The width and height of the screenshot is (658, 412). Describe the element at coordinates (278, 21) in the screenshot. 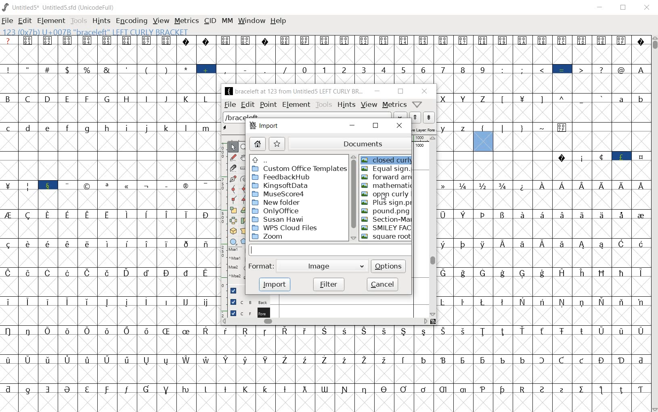

I see `help` at that location.